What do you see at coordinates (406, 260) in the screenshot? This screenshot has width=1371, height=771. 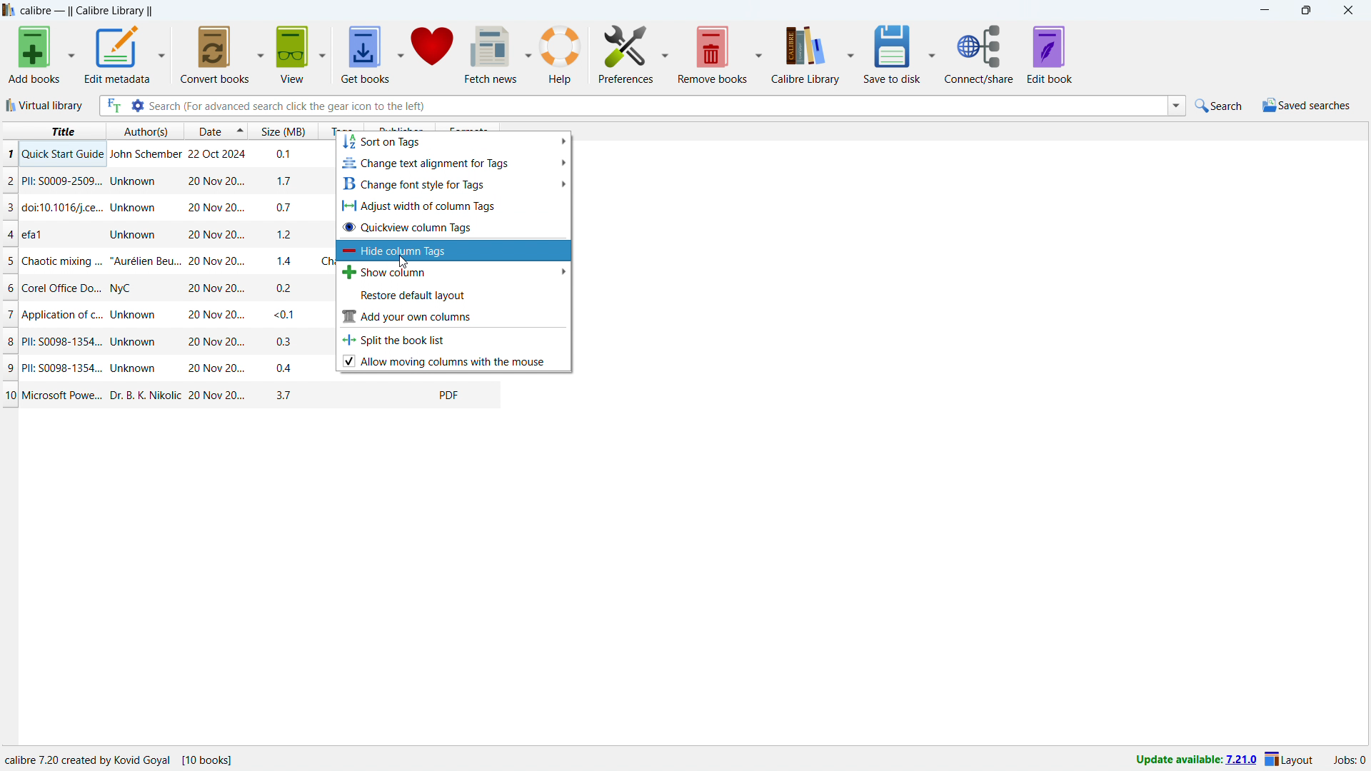 I see `Cursor` at bounding box center [406, 260].